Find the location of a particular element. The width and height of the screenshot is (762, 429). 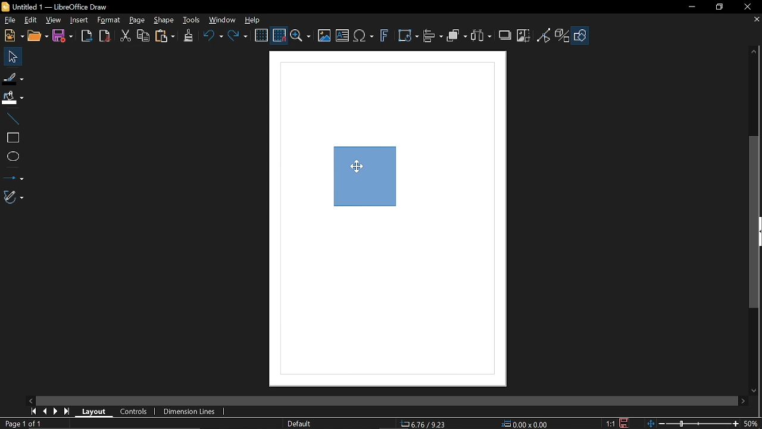

HElp is located at coordinates (251, 18).